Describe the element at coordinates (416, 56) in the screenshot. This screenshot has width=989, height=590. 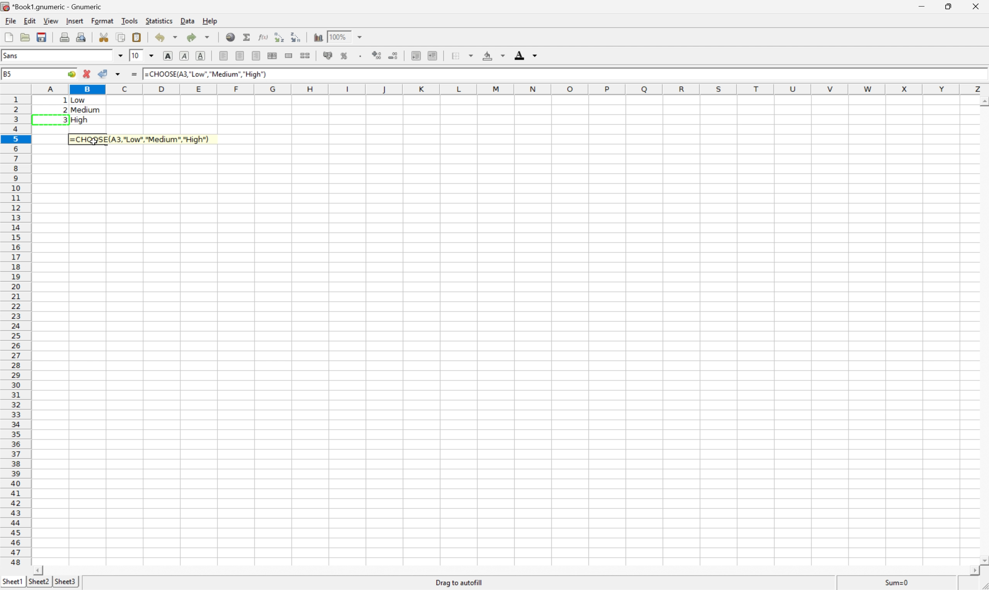
I see `Decrease indent, and align the contents to the left` at that location.